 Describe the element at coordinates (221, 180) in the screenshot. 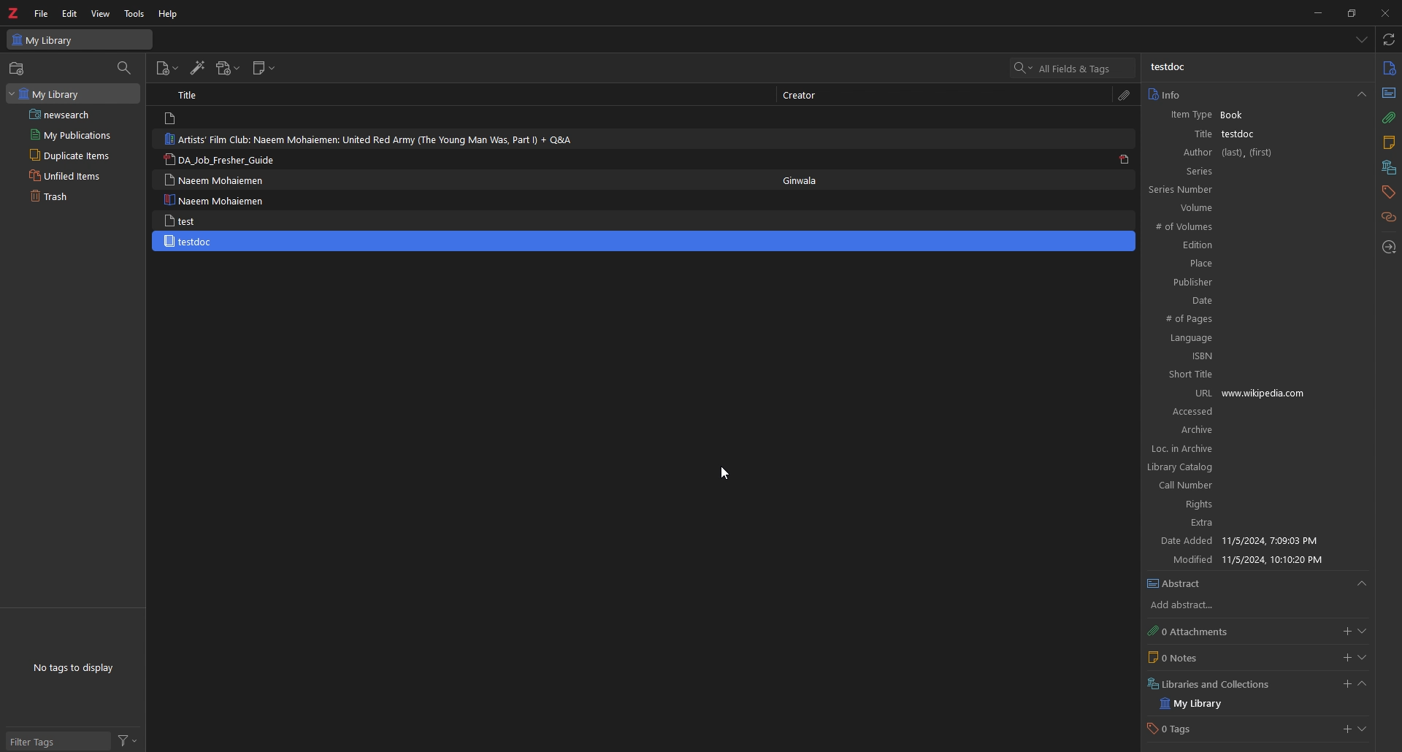

I see `Naeem Mohaiemen` at that location.